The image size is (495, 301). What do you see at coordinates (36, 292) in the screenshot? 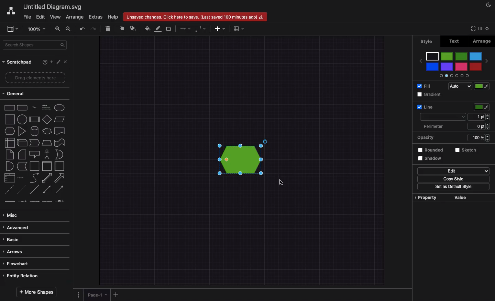
I see `More shapes` at bounding box center [36, 292].